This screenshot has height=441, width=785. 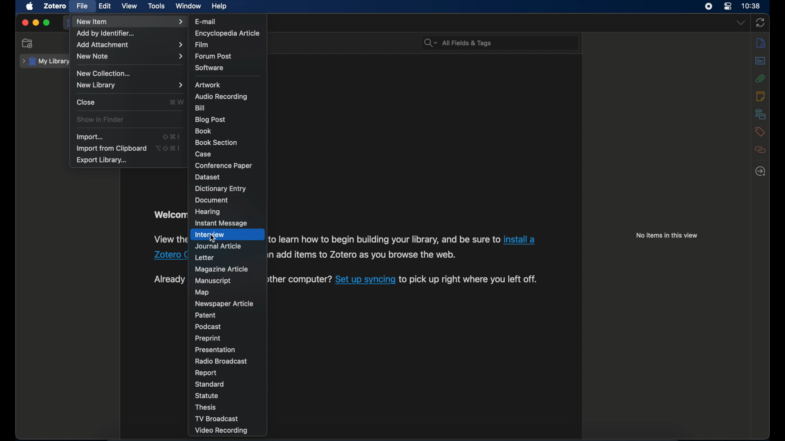 I want to click on cursor, so click(x=213, y=238).